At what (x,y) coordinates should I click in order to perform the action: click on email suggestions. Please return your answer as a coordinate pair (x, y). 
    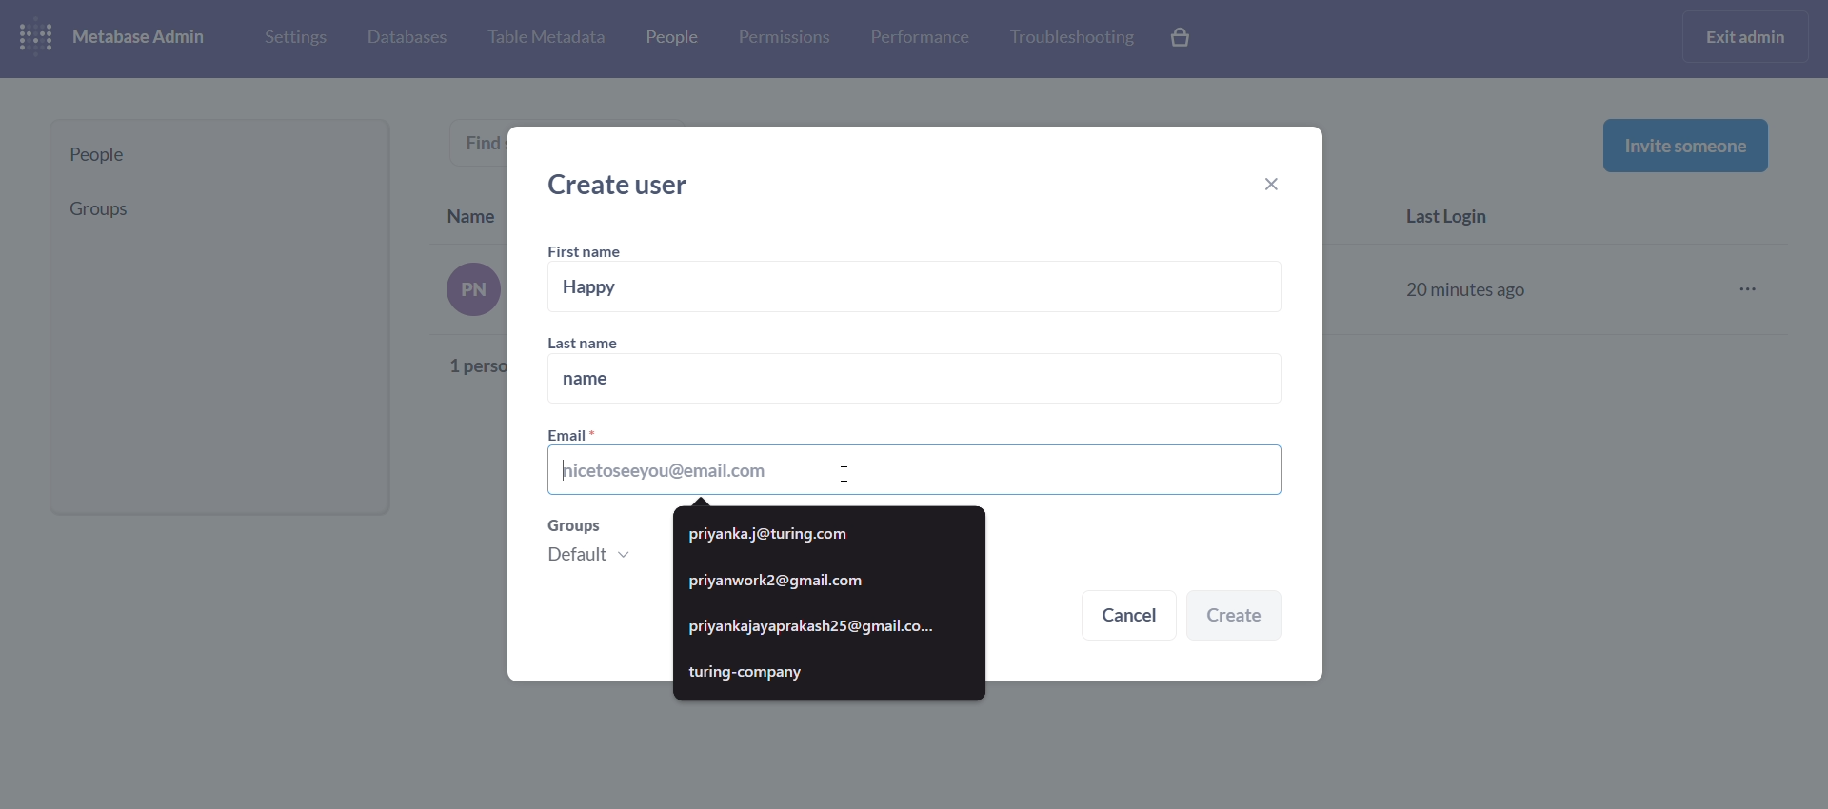
    Looking at the image, I should click on (830, 604).